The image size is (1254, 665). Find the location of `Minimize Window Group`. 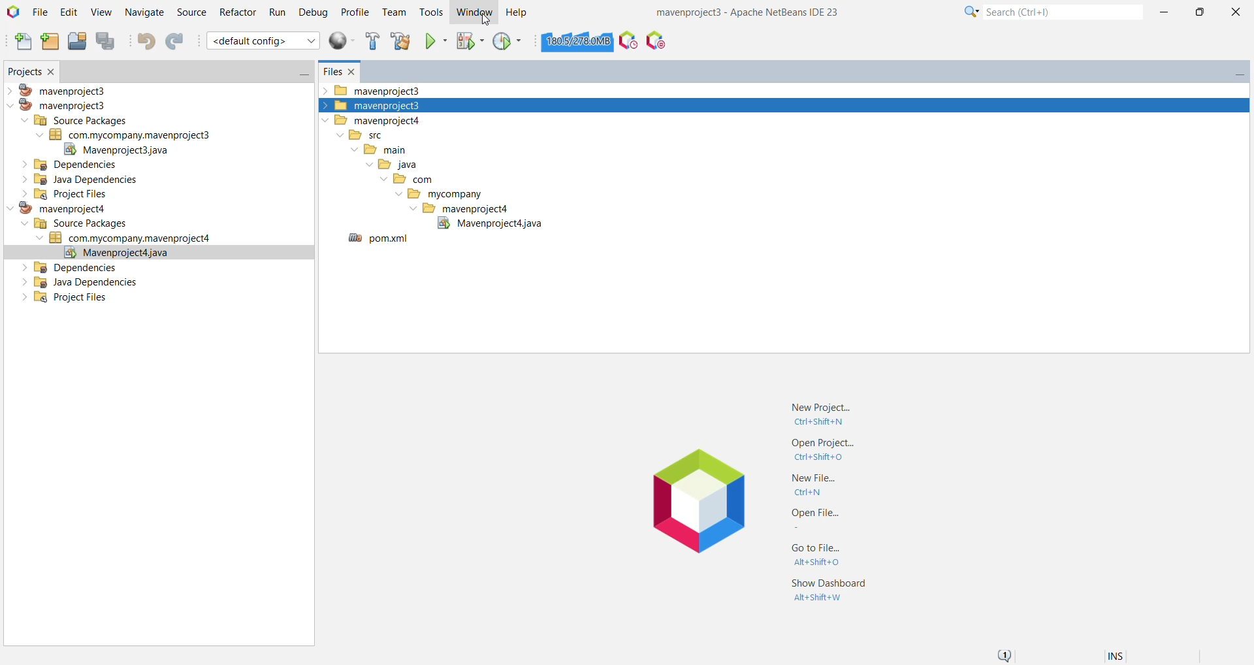

Minimize Window Group is located at coordinates (300, 74).